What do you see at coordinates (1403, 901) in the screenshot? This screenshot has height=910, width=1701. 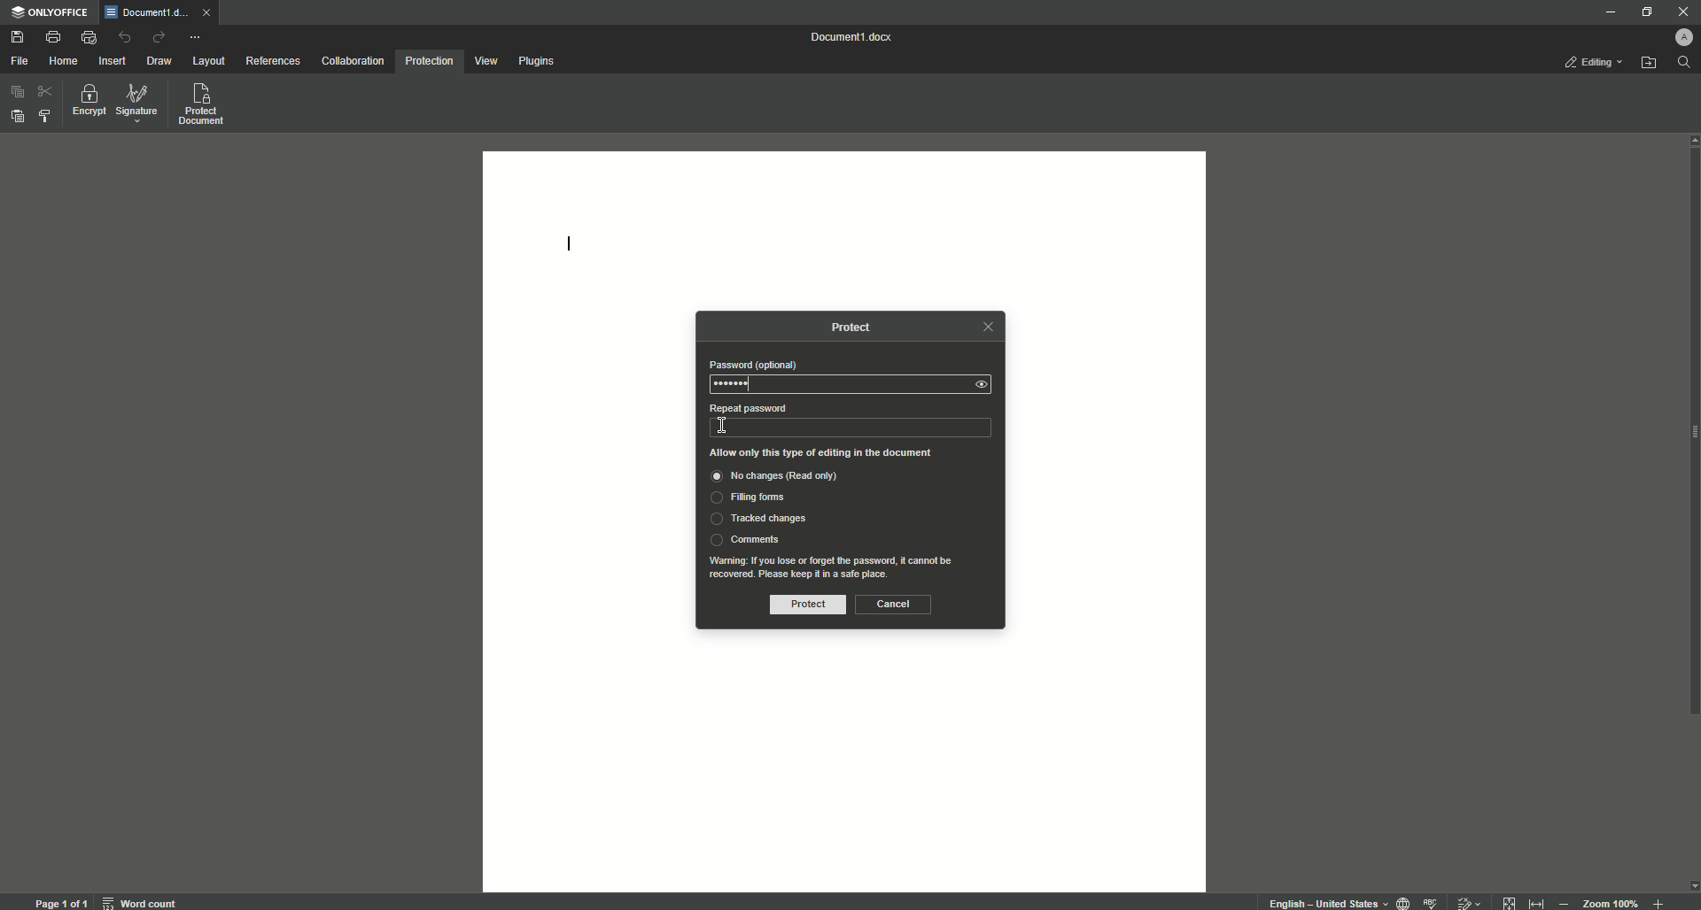 I see `set document language` at bounding box center [1403, 901].